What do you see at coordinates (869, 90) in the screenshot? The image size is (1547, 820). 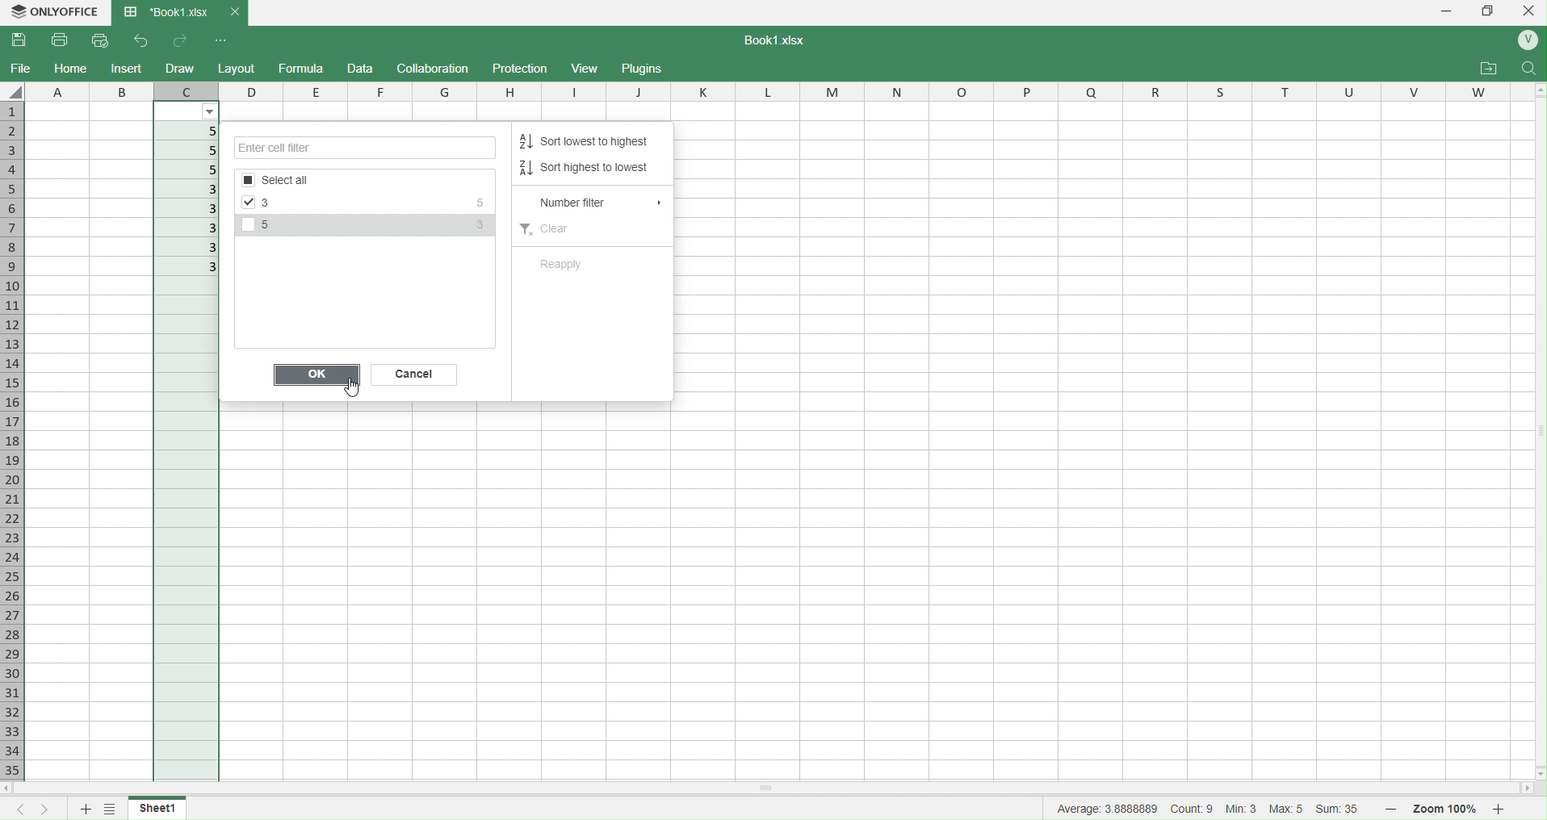 I see `columns` at bounding box center [869, 90].